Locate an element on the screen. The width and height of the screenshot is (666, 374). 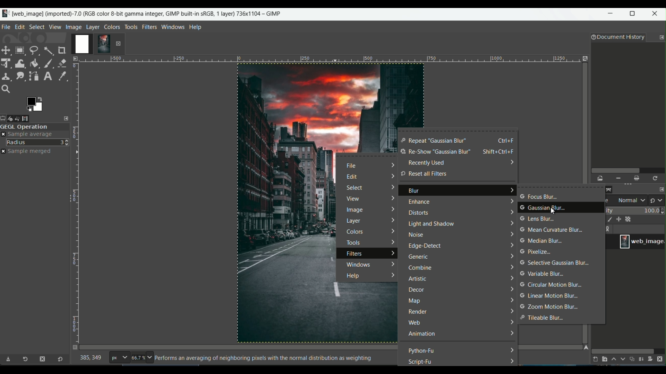
blur is located at coordinates (414, 192).